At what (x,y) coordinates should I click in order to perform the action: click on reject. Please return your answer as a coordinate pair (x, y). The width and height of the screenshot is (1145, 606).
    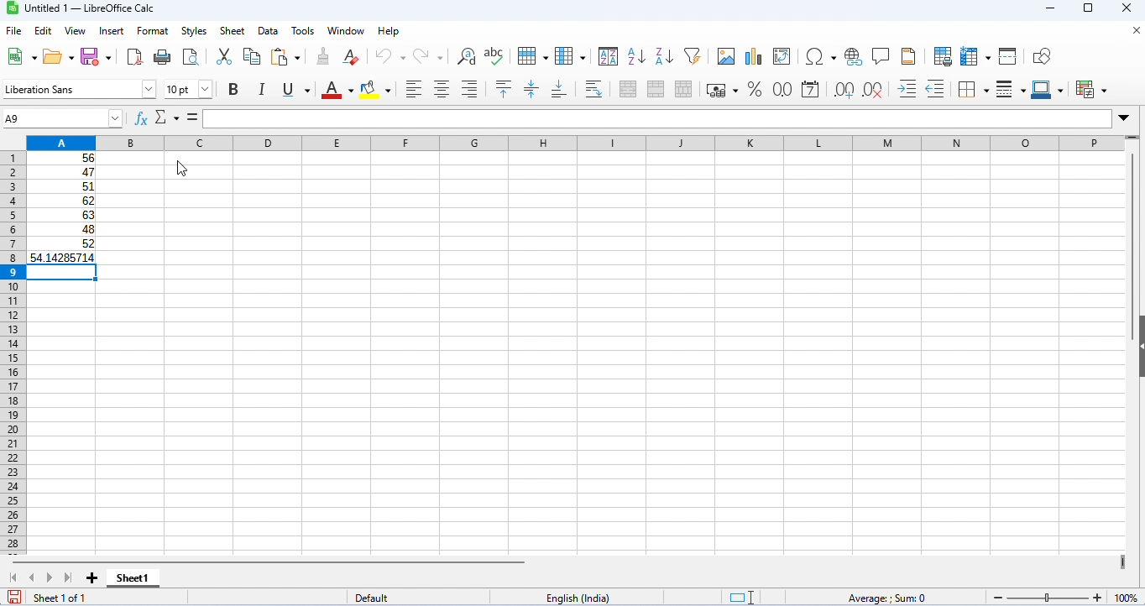
    Looking at the image, I should click on (162, 116).